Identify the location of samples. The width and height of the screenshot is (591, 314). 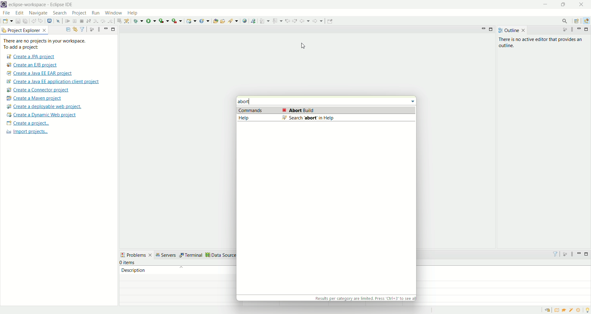
(573, 311).